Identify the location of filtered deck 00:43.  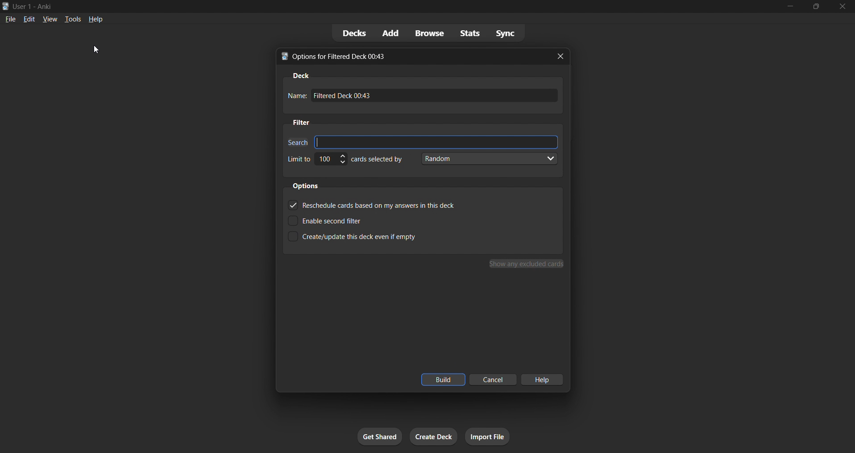
(438, 97).